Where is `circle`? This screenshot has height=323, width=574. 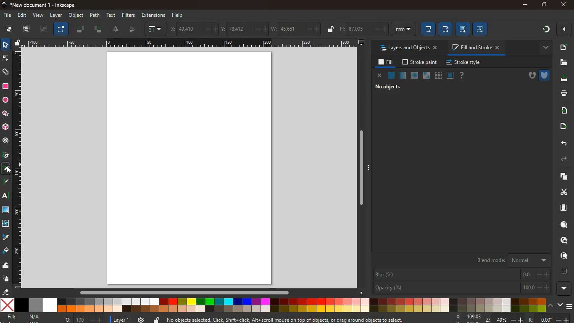
circle is located at coordinates (5, 100).